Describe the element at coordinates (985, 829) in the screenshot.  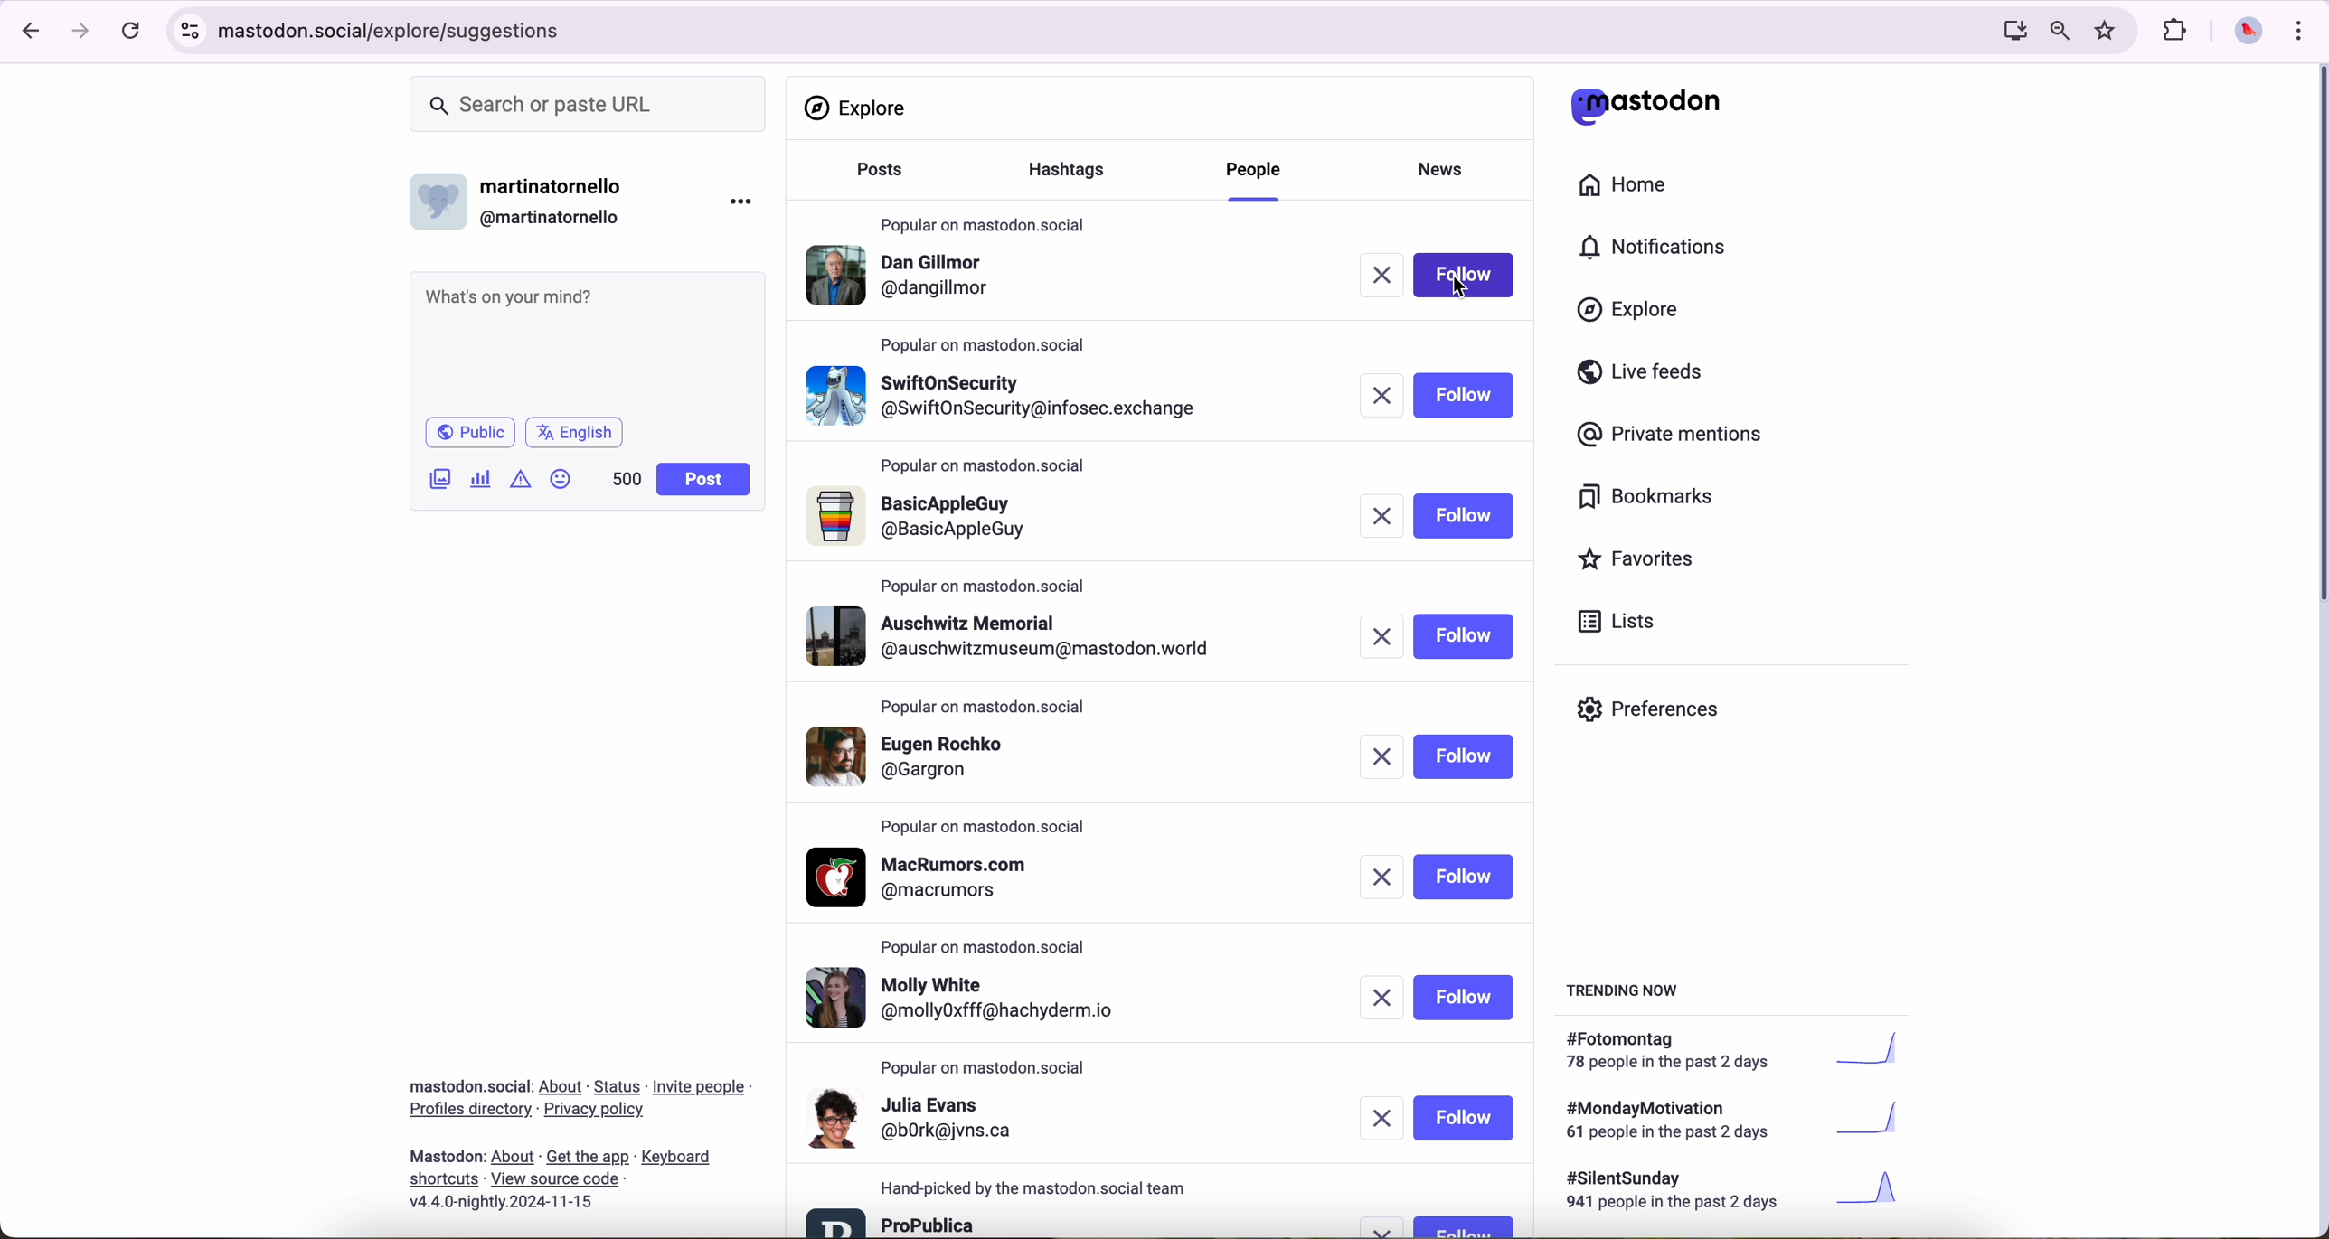
I see `popular on mastodon.social` at that location.